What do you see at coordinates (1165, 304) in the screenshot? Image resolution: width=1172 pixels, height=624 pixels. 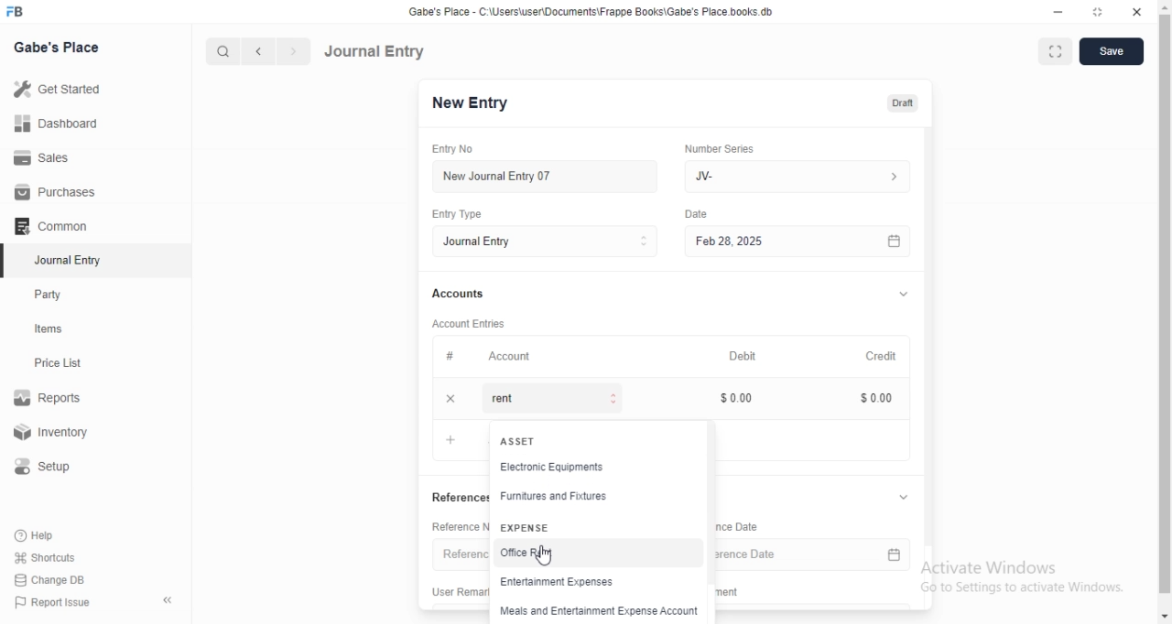 I see `scrollbar` at bounding box center [1165, 304].